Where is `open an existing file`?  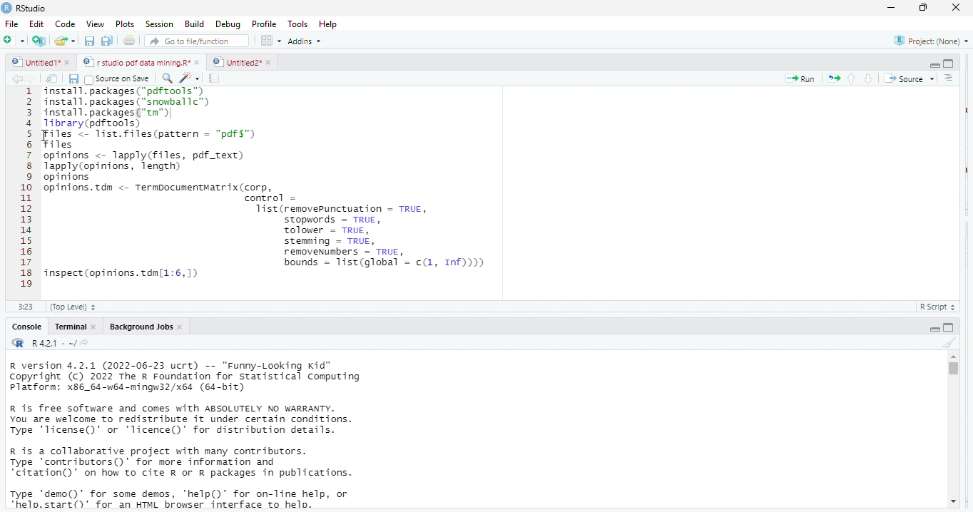
open an existing file is located at coordinates (66, 42).